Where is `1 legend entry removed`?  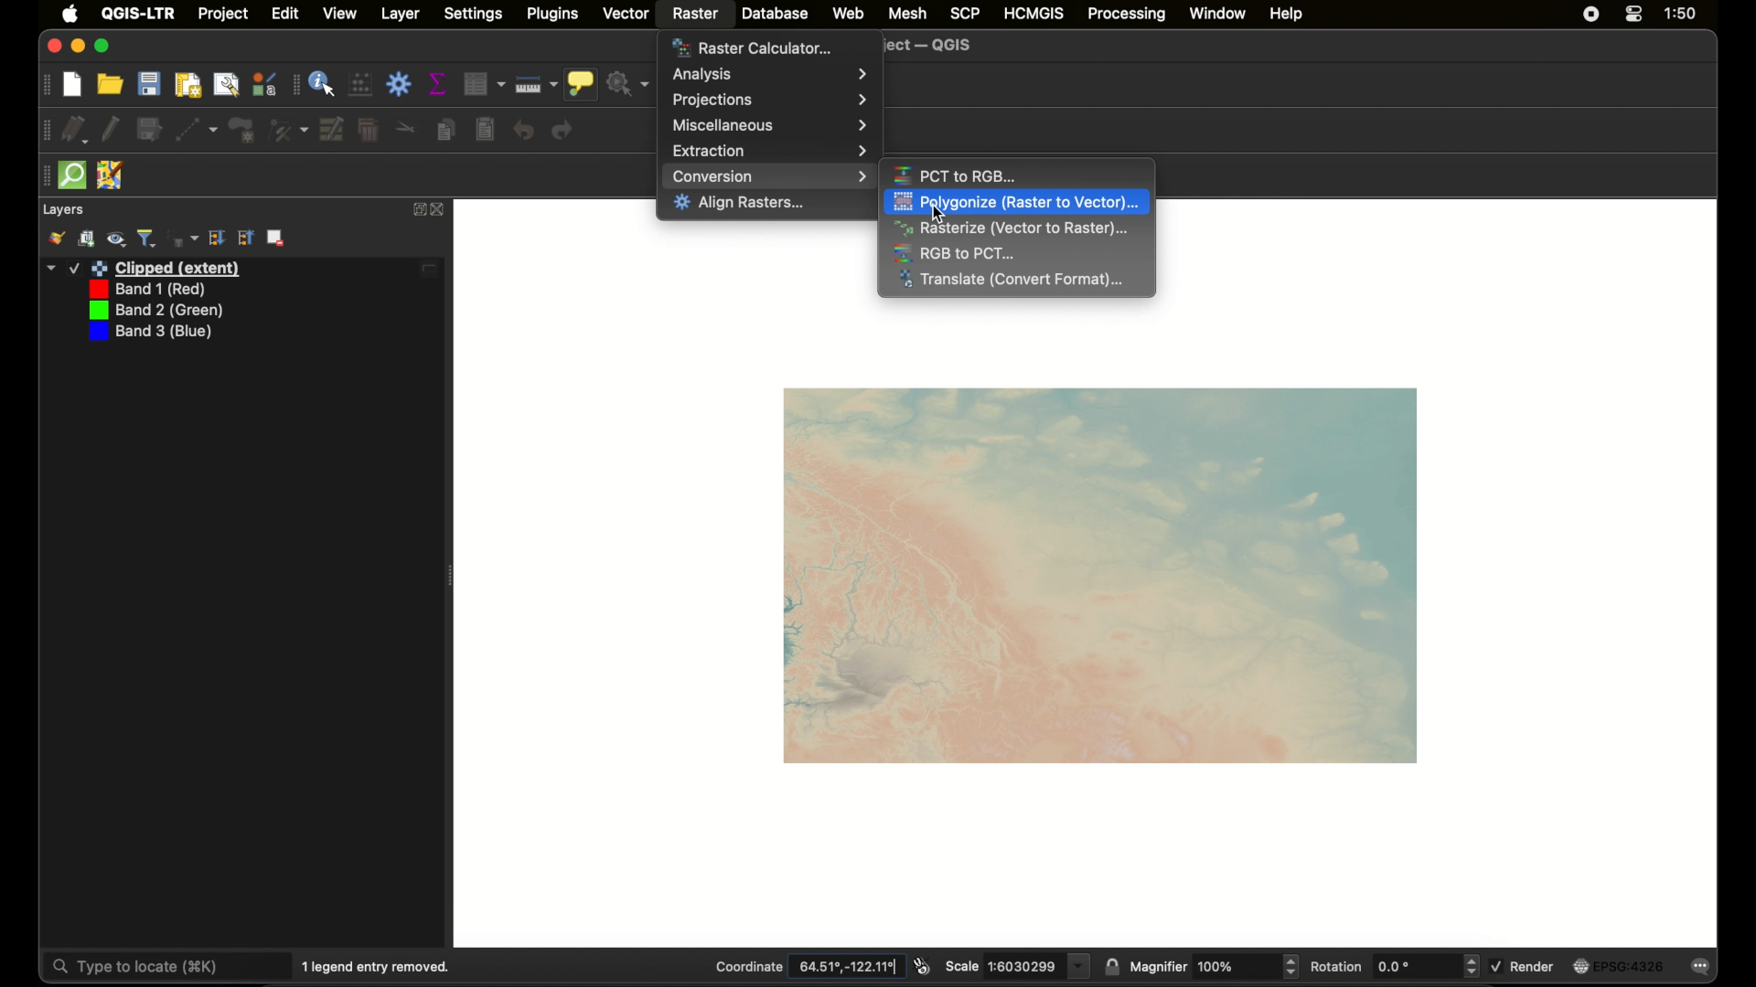 1 legend entry removed is located at coordinates (380, 967).